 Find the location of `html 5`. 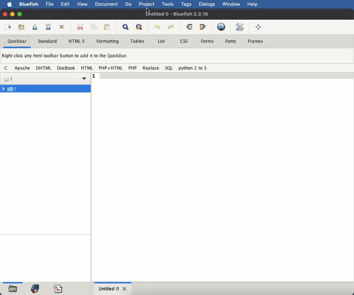

html 5 is located at coordinates (77, 41).